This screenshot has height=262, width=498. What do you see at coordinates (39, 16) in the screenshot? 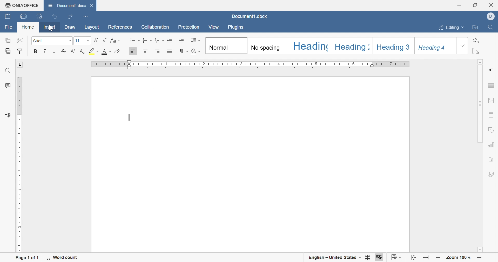
I see `Quick print` at bounding box center [39, 16].